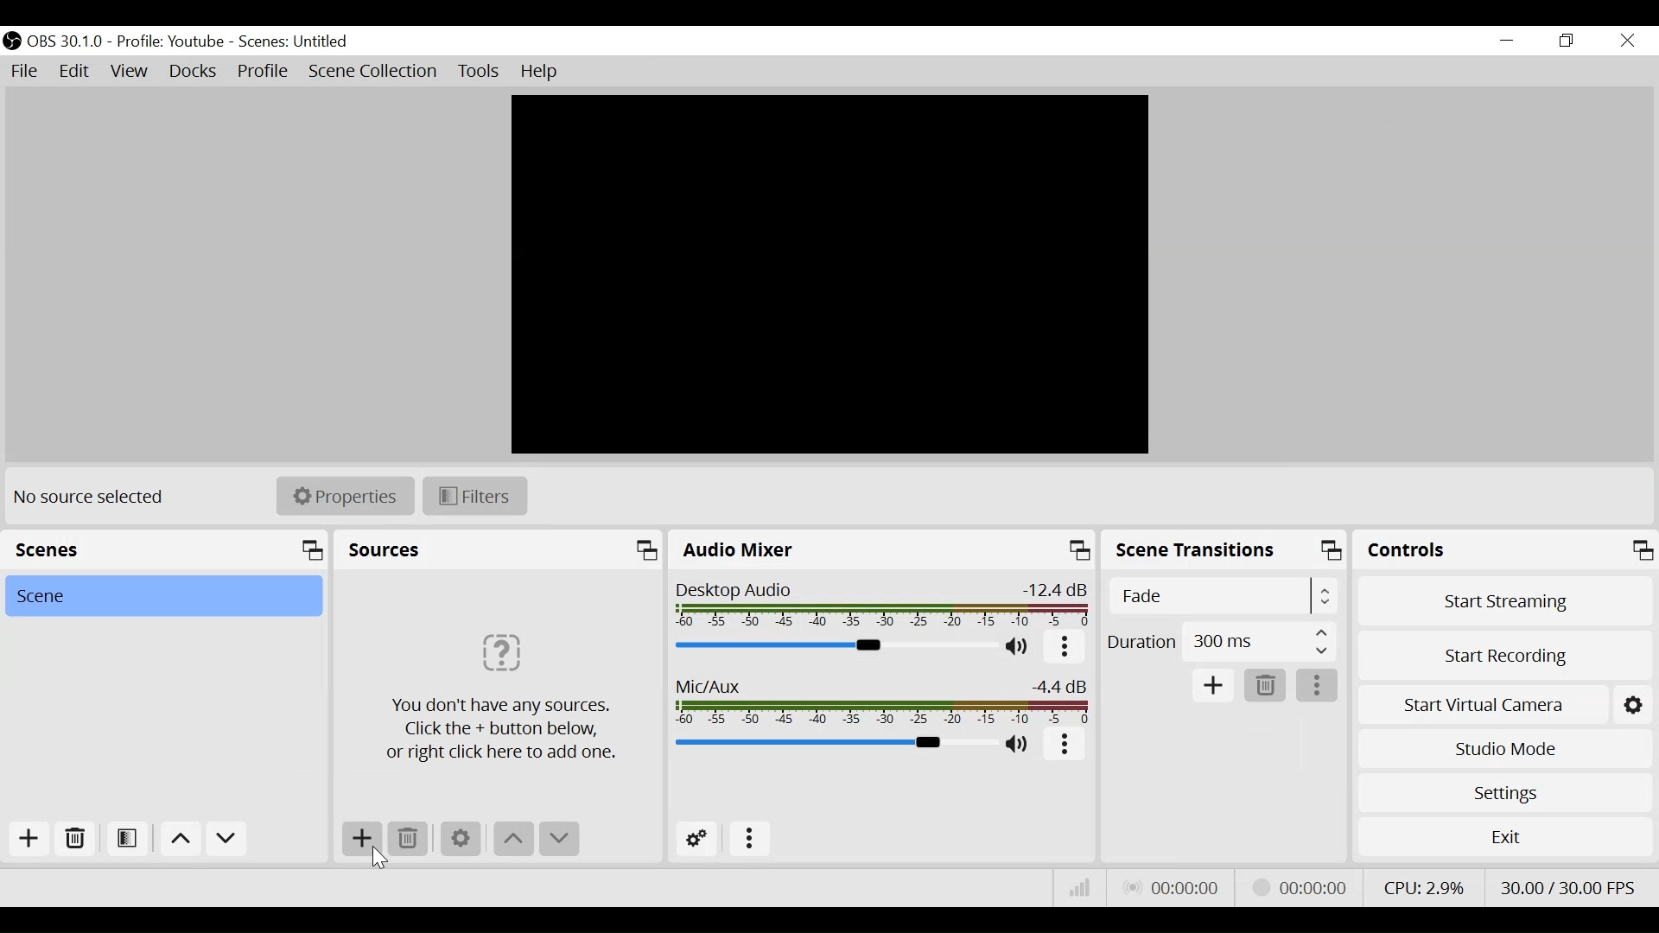  What do you see at coordinates (1319, 688) in the screenshot?
I see `more options` at bounding box center [1319, 688].